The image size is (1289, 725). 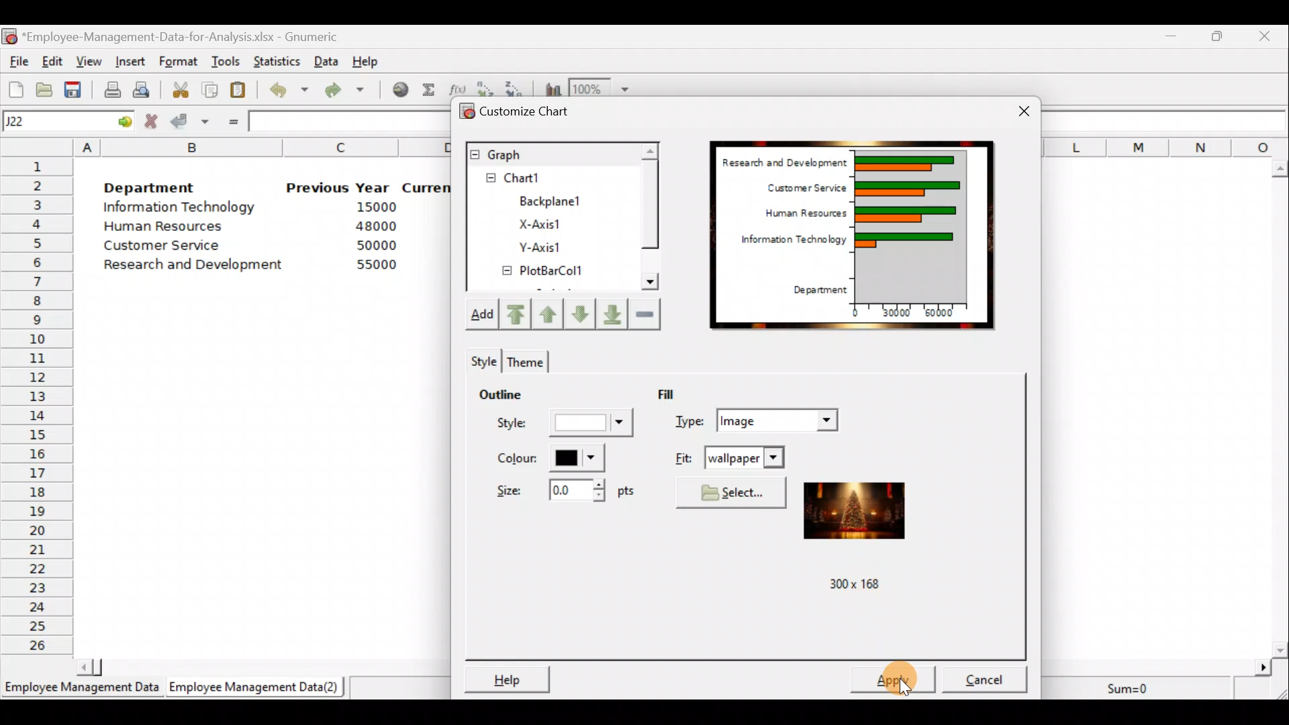 I want to click on Scroll bar, so click(x=649, y=219).